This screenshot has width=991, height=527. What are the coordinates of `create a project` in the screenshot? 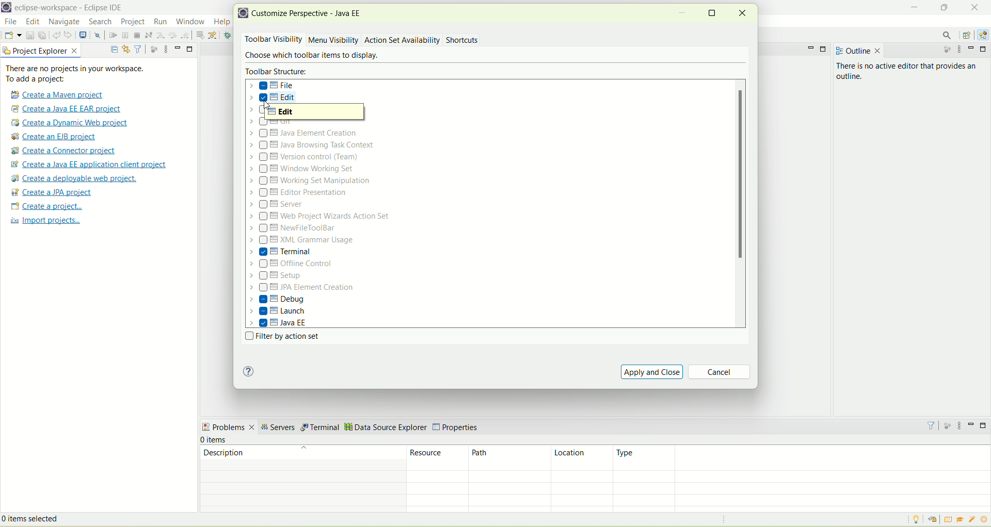 It's located at (45, 206).